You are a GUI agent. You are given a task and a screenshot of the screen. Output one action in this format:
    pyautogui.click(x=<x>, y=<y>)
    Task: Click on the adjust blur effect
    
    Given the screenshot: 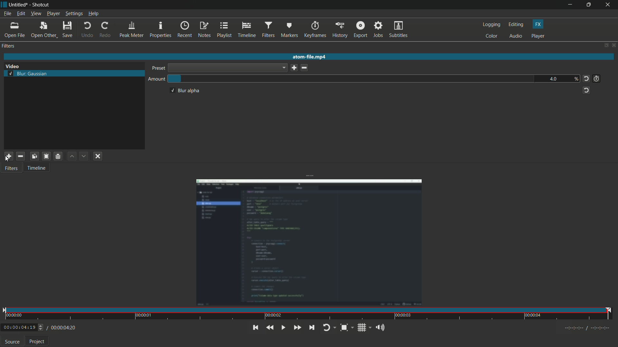 What is the action you would take?
    pyautogui.click(x=351, y=79)
    